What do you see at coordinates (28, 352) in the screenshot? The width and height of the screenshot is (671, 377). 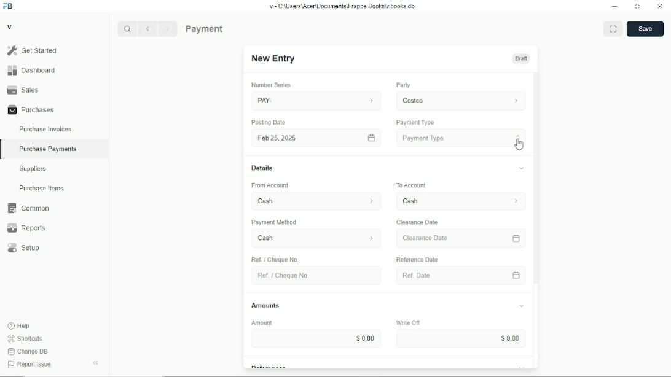 I see `Change DB` at bounding box center [28, 352].